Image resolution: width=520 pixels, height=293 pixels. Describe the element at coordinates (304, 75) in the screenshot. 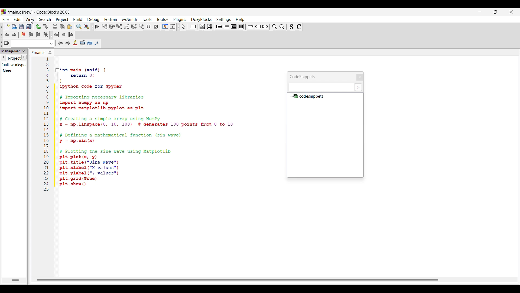

I see `Panel title` at that location.